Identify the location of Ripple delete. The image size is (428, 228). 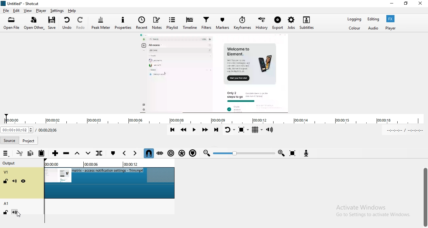
(66, 154).